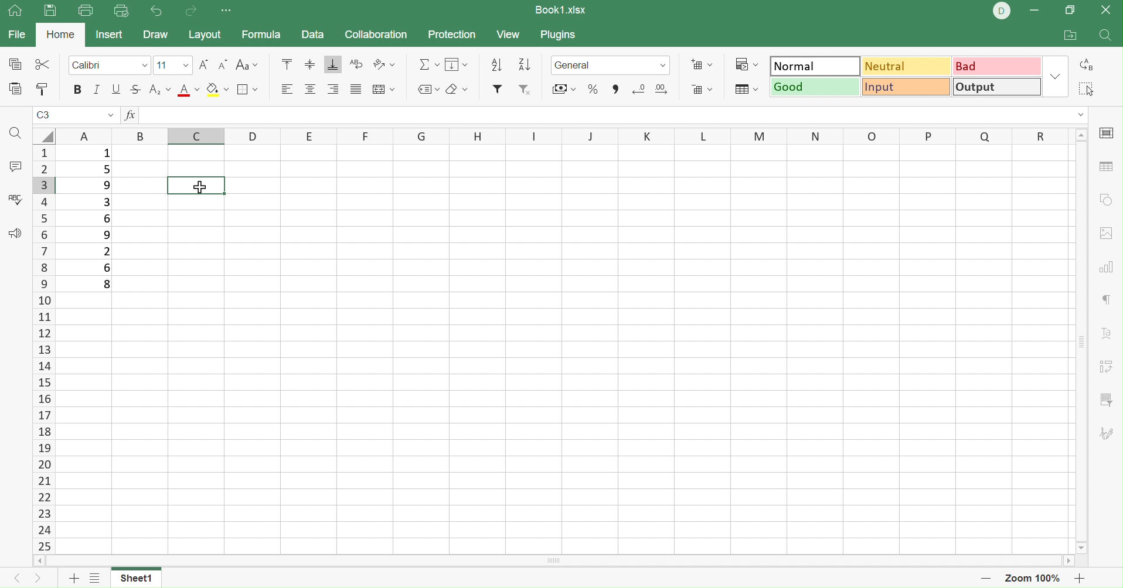  I want to click on 9, so click(107, 235).